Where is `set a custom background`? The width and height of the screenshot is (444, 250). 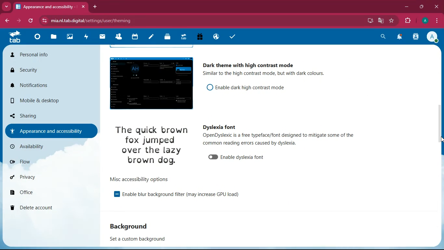 set a custom background is located at coordinates (139, 240).